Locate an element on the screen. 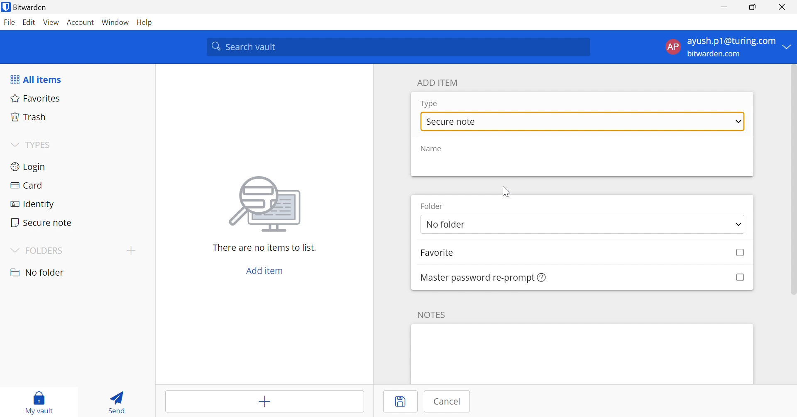 The height and width of the screenshot is (417, 797). Add item is located at coordinates (265, 402).